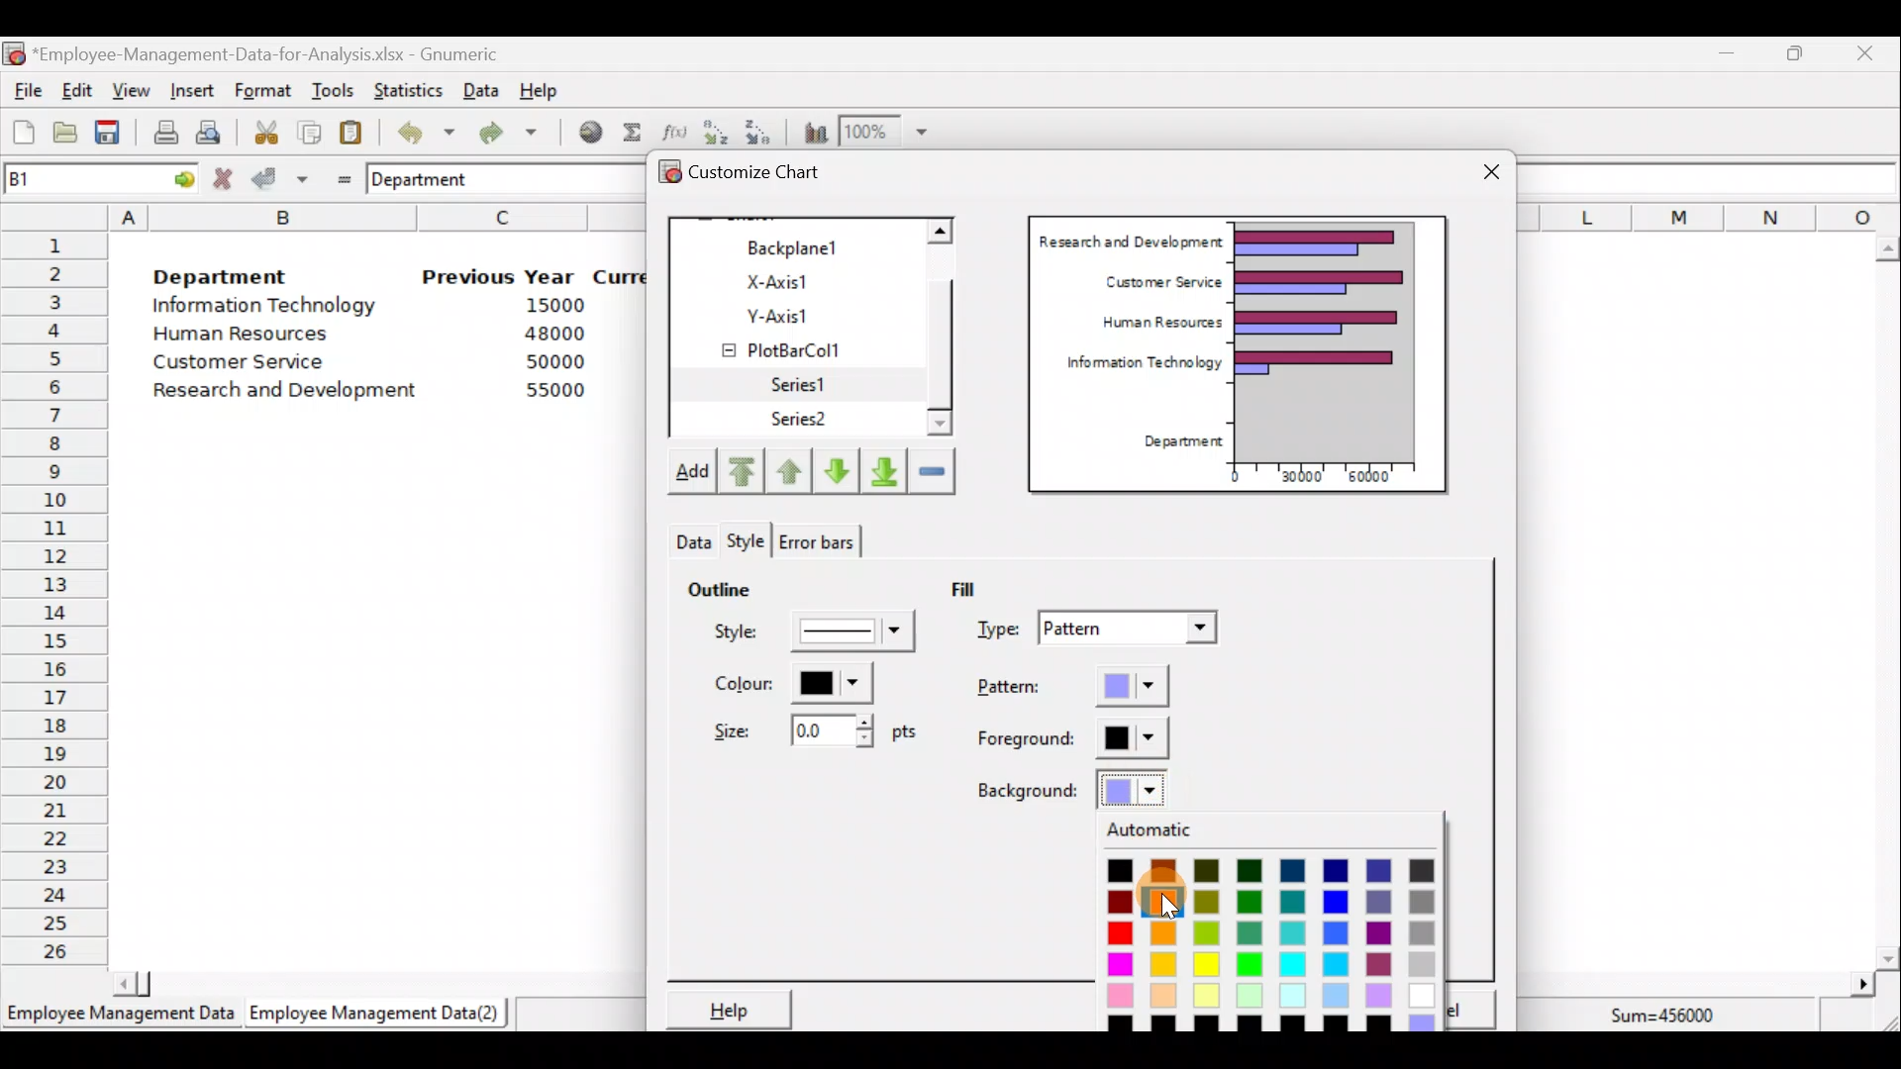 This screenshot has height=1069, width=1901. Describe the element at coordinates (801, 280) in the screenshot. I see `X-axis1` at that location.